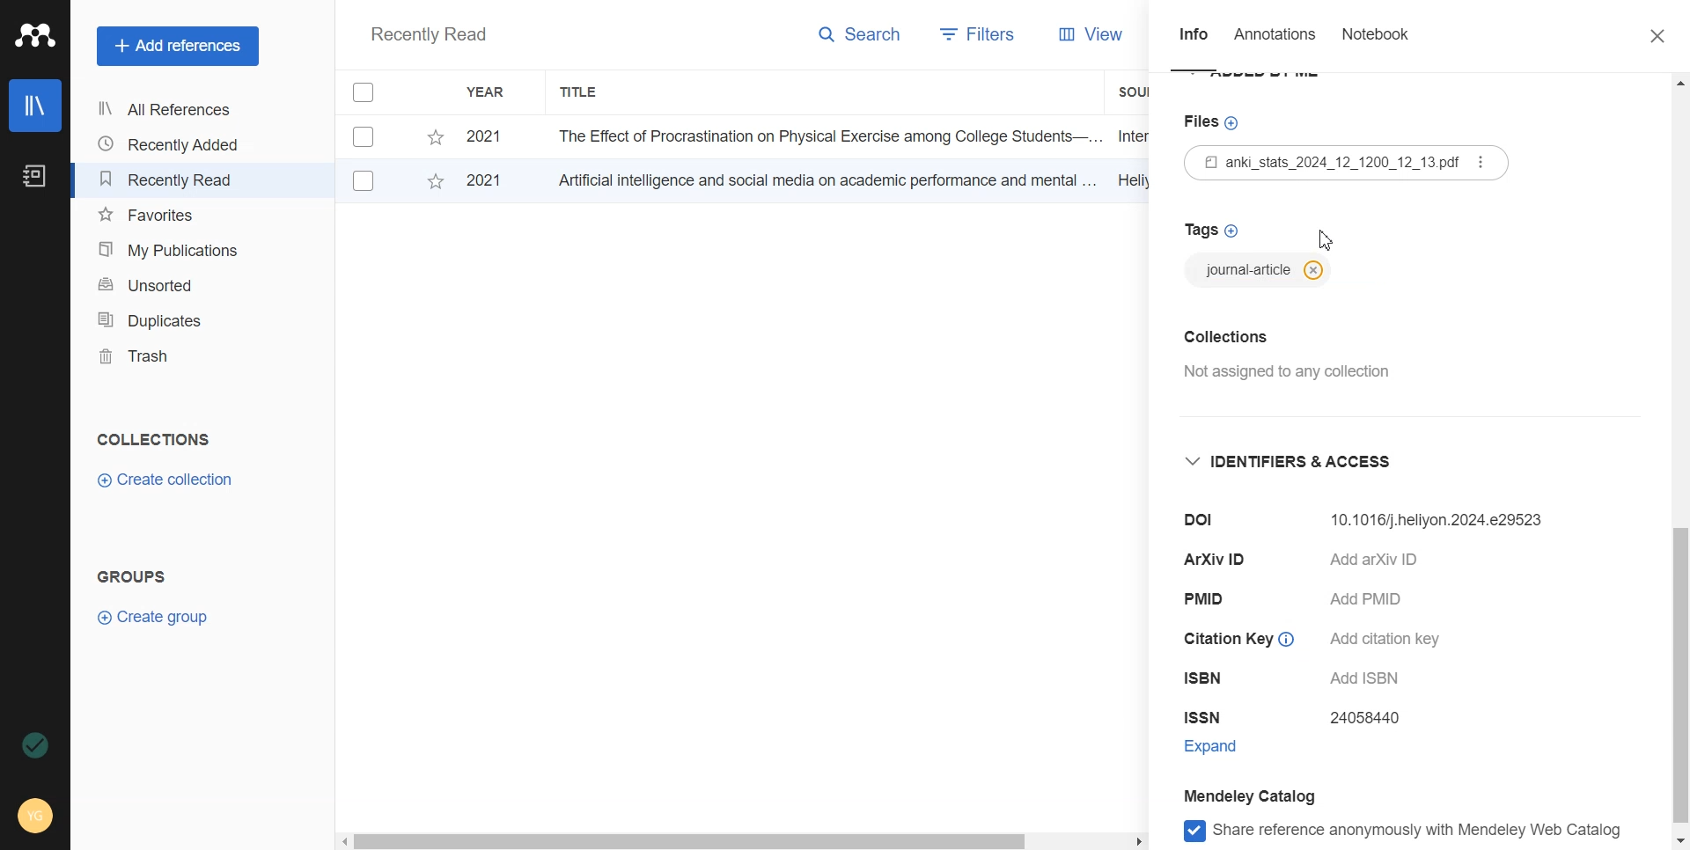 Image resolution: width=1690 pixels, height=850 pixels. What do you see at coordinates (153, 439) in the screenshot?
I see `Collections` at bounding box center [153, 439].